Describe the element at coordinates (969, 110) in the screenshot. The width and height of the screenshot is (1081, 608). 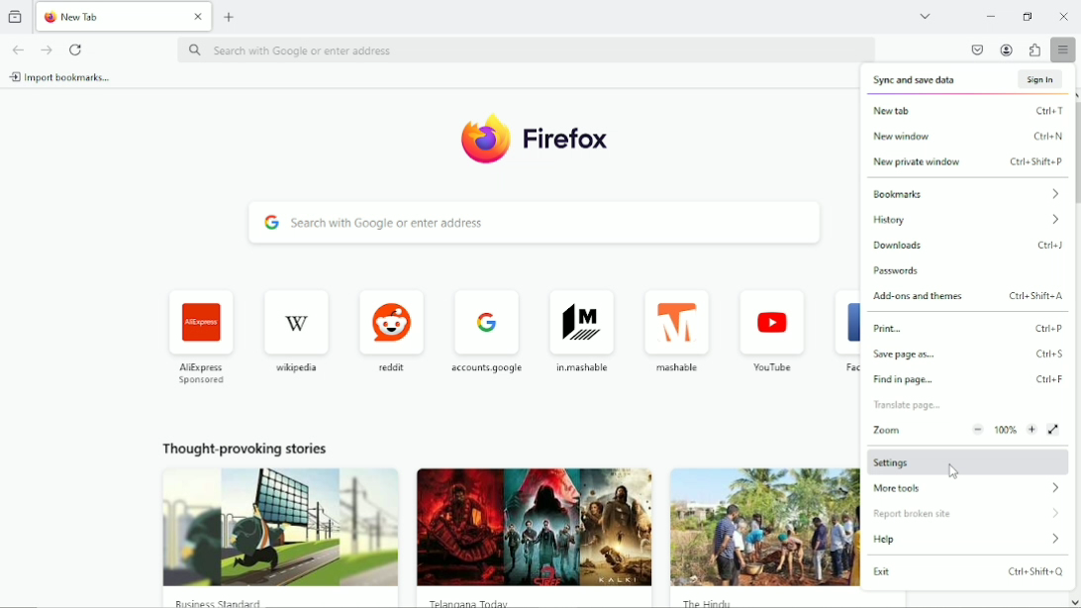
I see `new tab` at that location.